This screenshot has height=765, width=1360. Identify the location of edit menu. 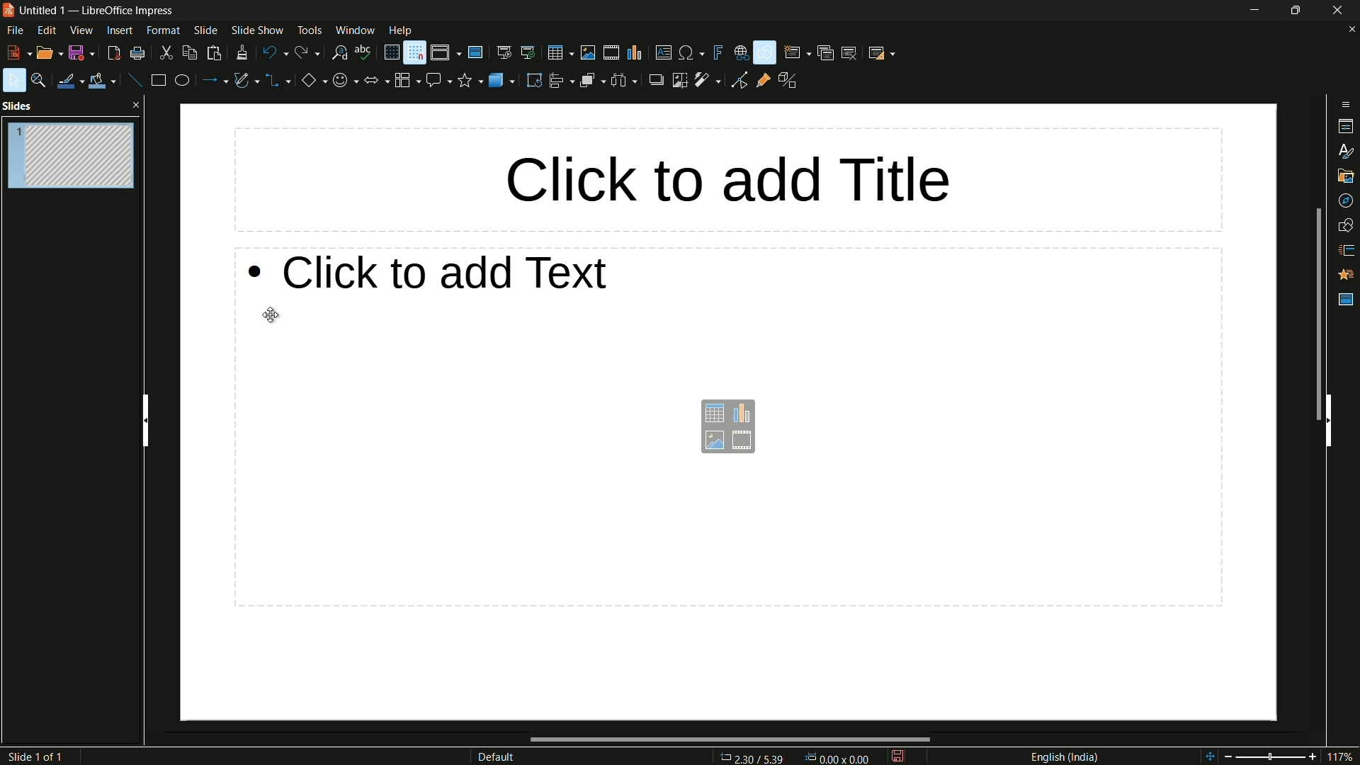
(47, 30).